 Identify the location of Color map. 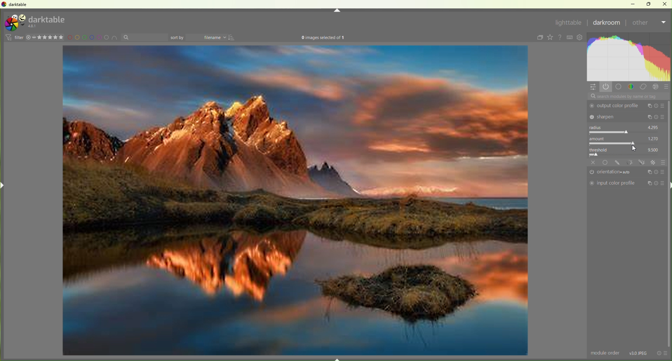
(630, 57).